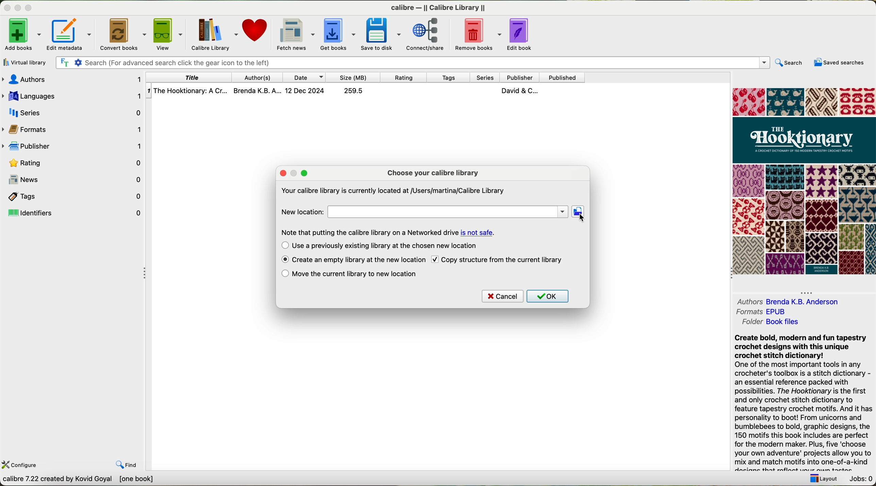 The width and height of the screenshot is (876, 486). I want to click on click on new location, so click(579, 212).